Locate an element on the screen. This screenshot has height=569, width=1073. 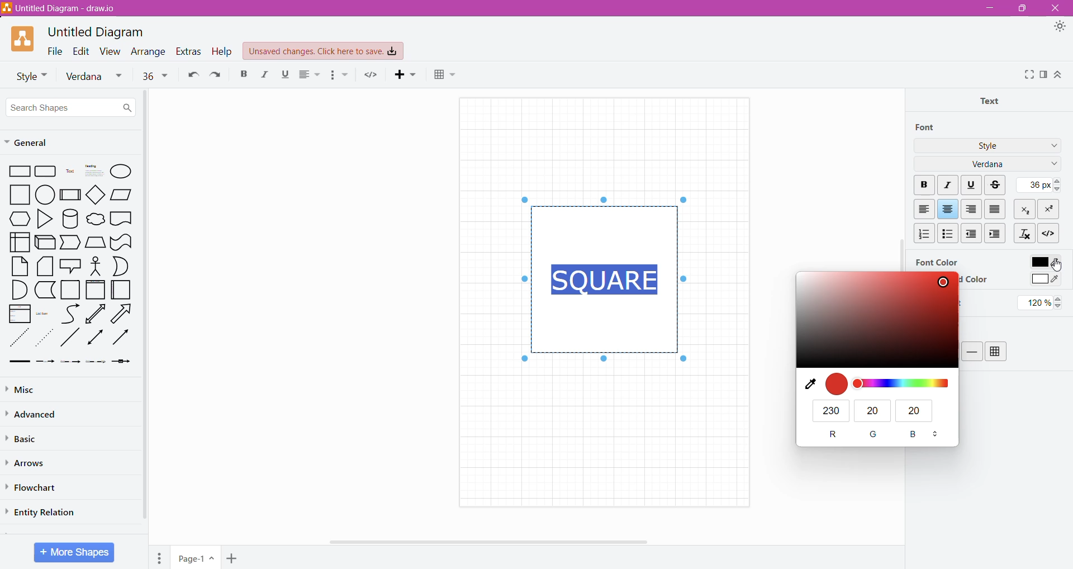
Click to select Background color is located at coordinates (1044, 280).